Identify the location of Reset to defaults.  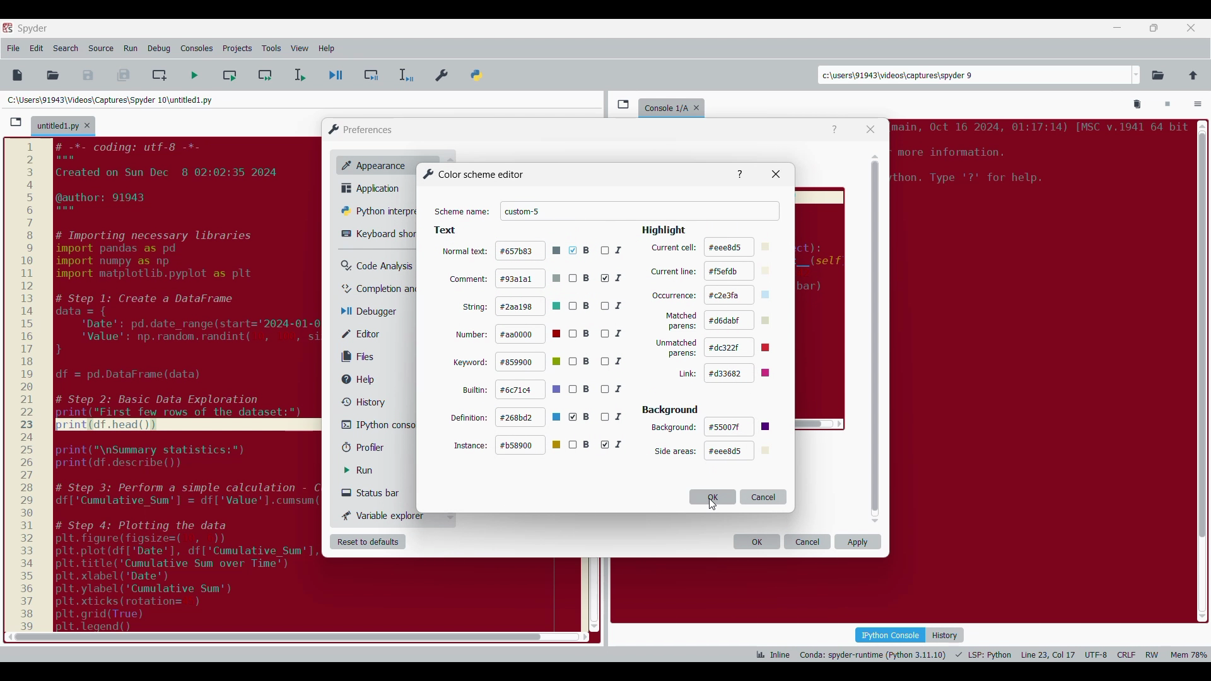
(368, 542).